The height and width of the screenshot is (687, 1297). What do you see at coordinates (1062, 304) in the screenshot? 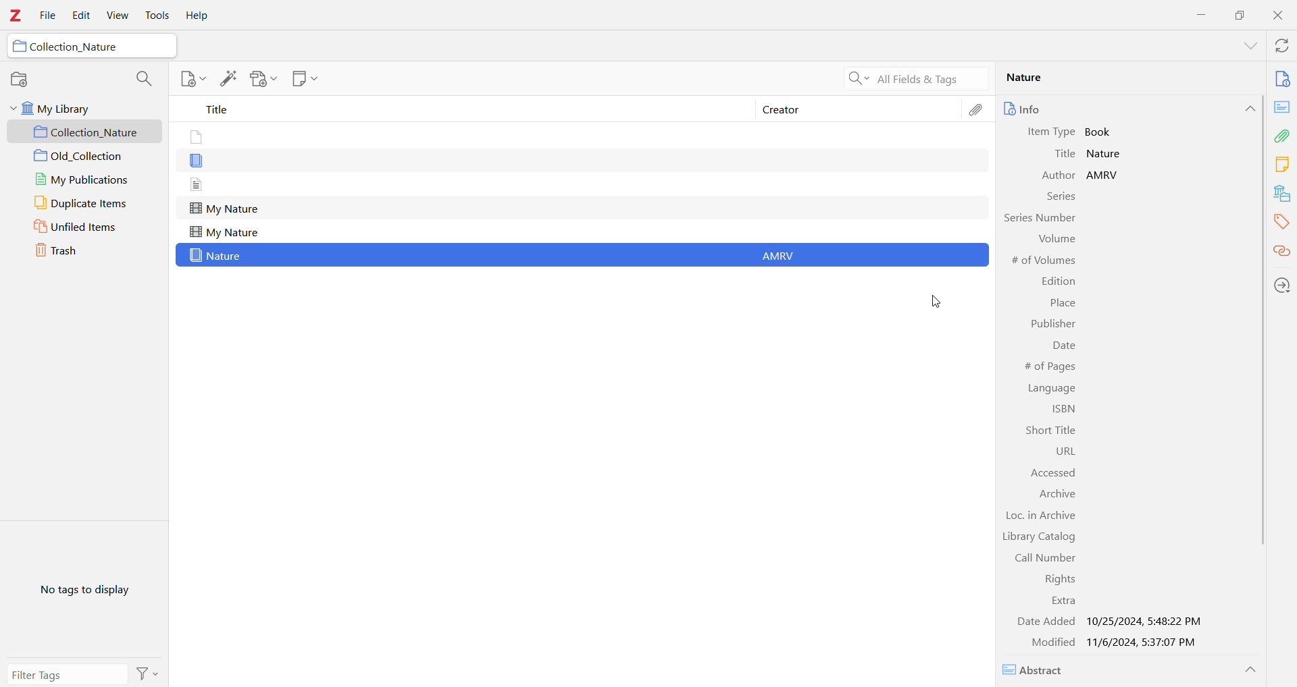
I see `Place` at bounding box center [1062, 304].